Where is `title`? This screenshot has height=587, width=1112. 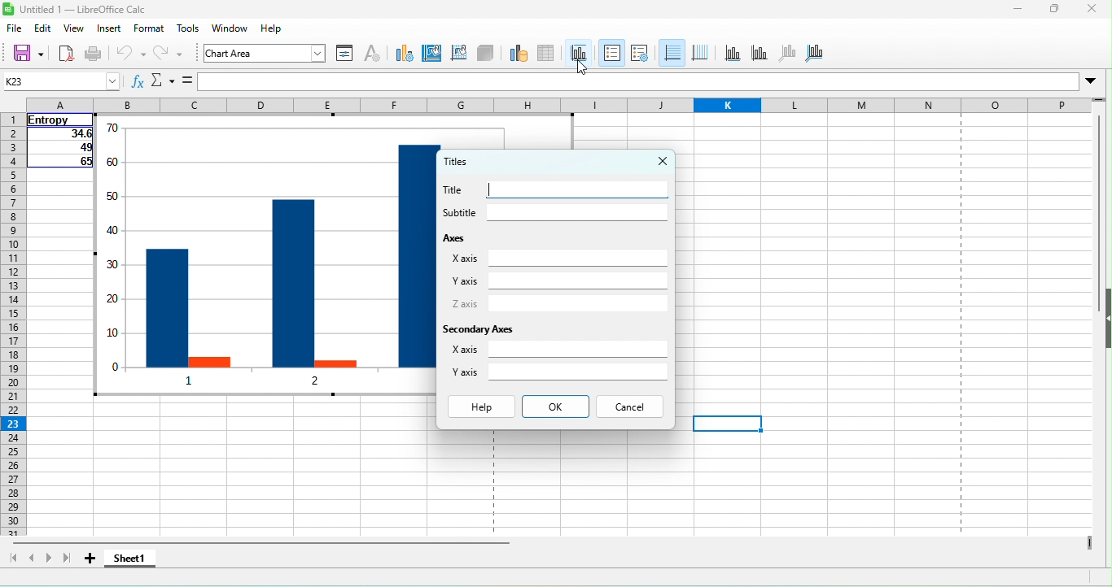
title is located at coordinates (553, 189).